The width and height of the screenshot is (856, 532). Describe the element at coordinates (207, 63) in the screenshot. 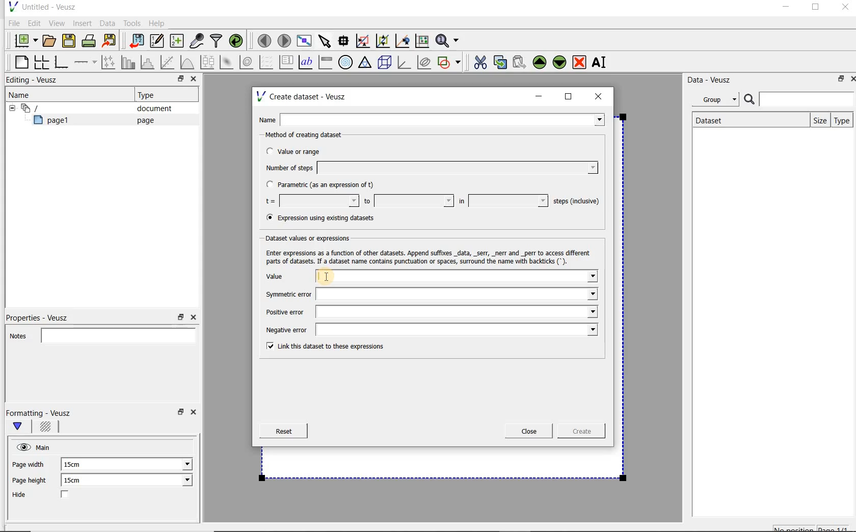

I see `plot box plots` at that location.